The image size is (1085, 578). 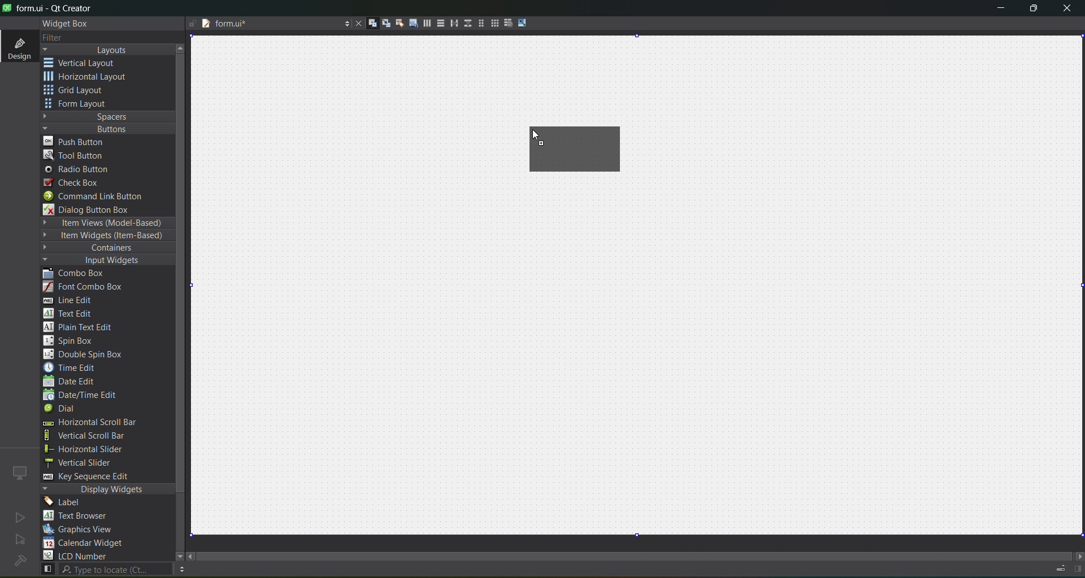 I want to click on break layout, so click(x=505, y=24).